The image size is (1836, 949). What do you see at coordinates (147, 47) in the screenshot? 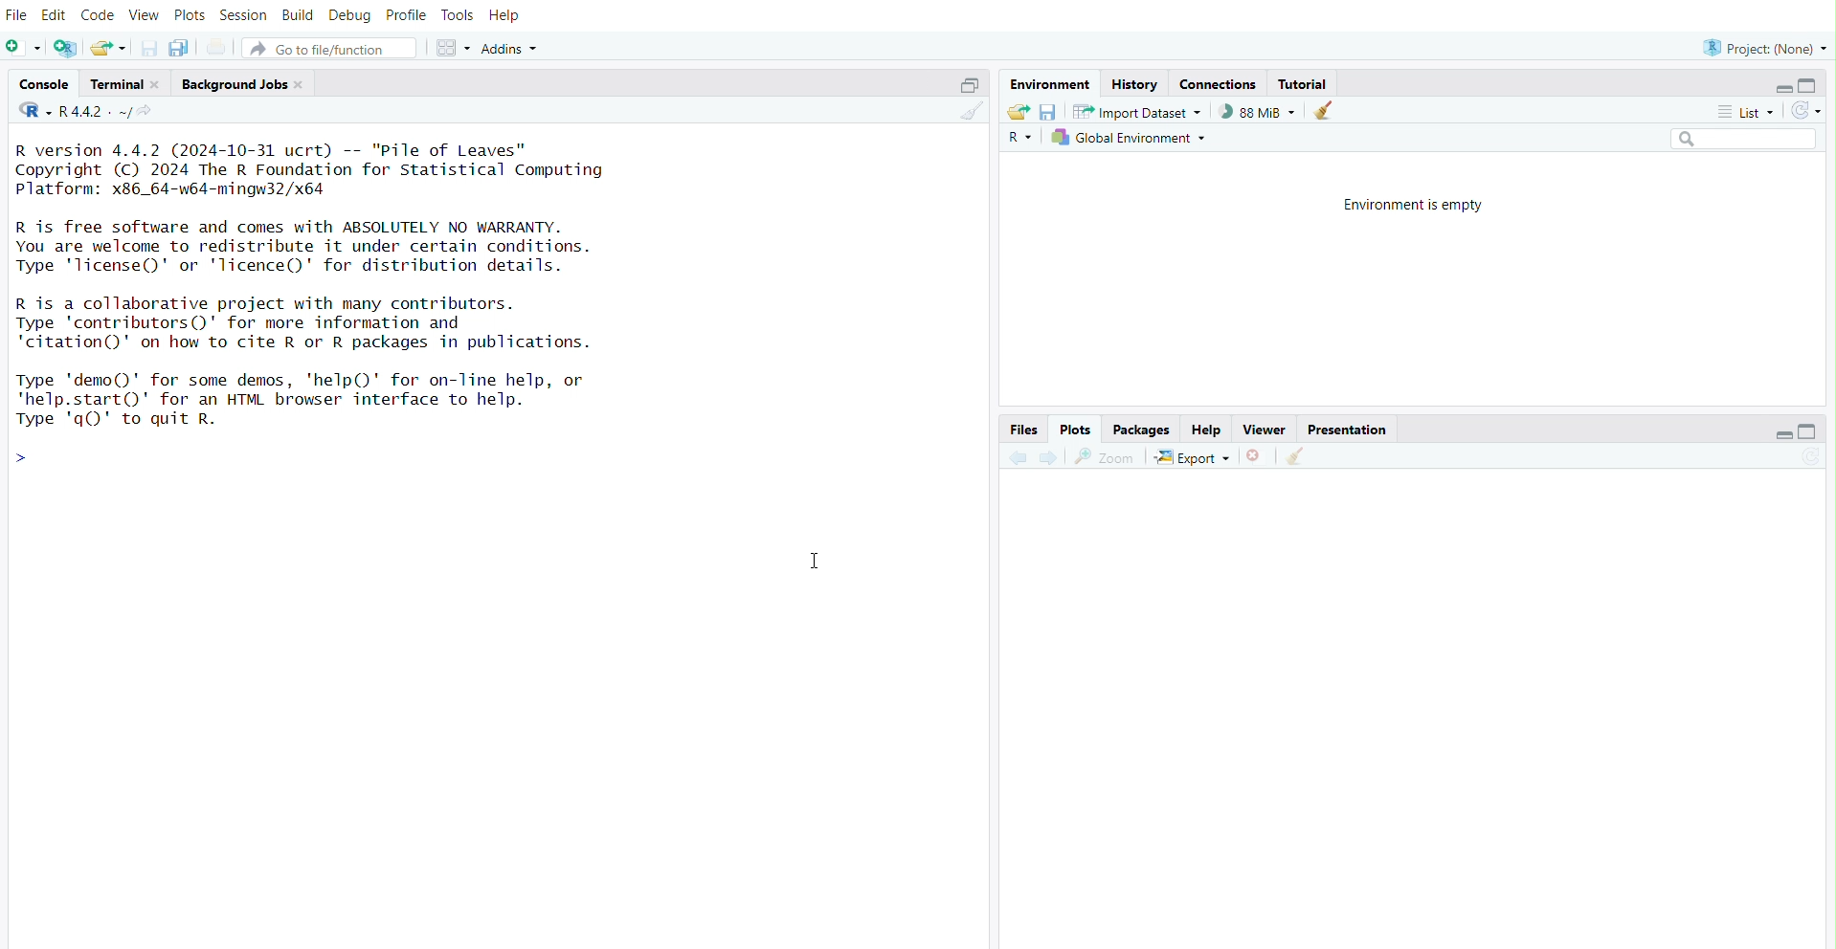
I see `save current document` at bounding box center [147, 47].